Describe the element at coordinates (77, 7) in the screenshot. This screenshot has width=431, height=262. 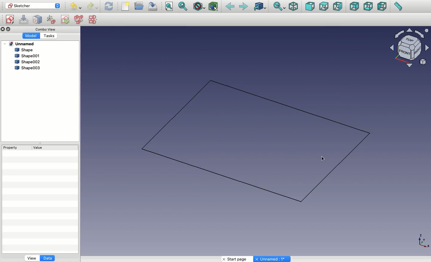
I see `Undo` at that location.